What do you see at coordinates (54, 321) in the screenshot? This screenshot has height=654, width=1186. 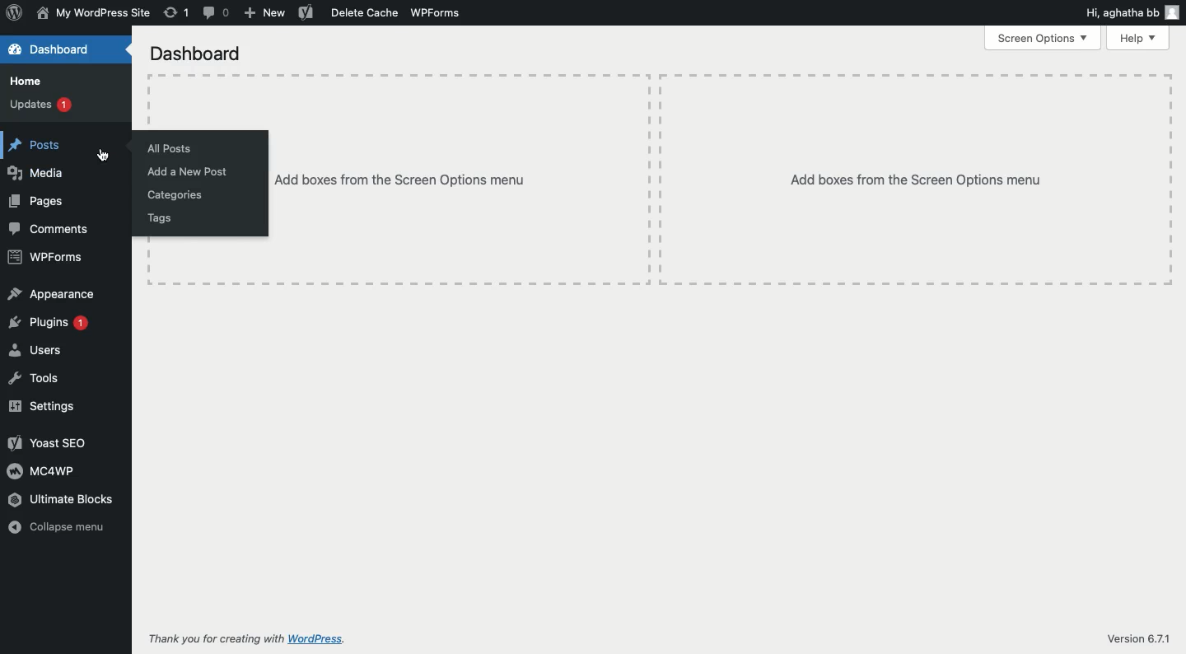 I see `Plugins ` at bounding box center [54, 321].